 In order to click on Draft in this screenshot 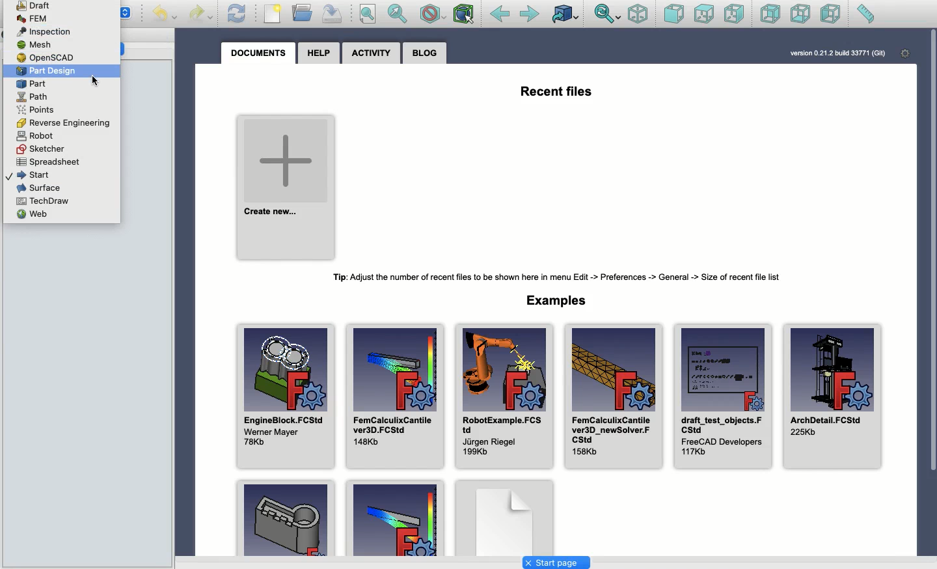, I will do `click(34, 7)`.